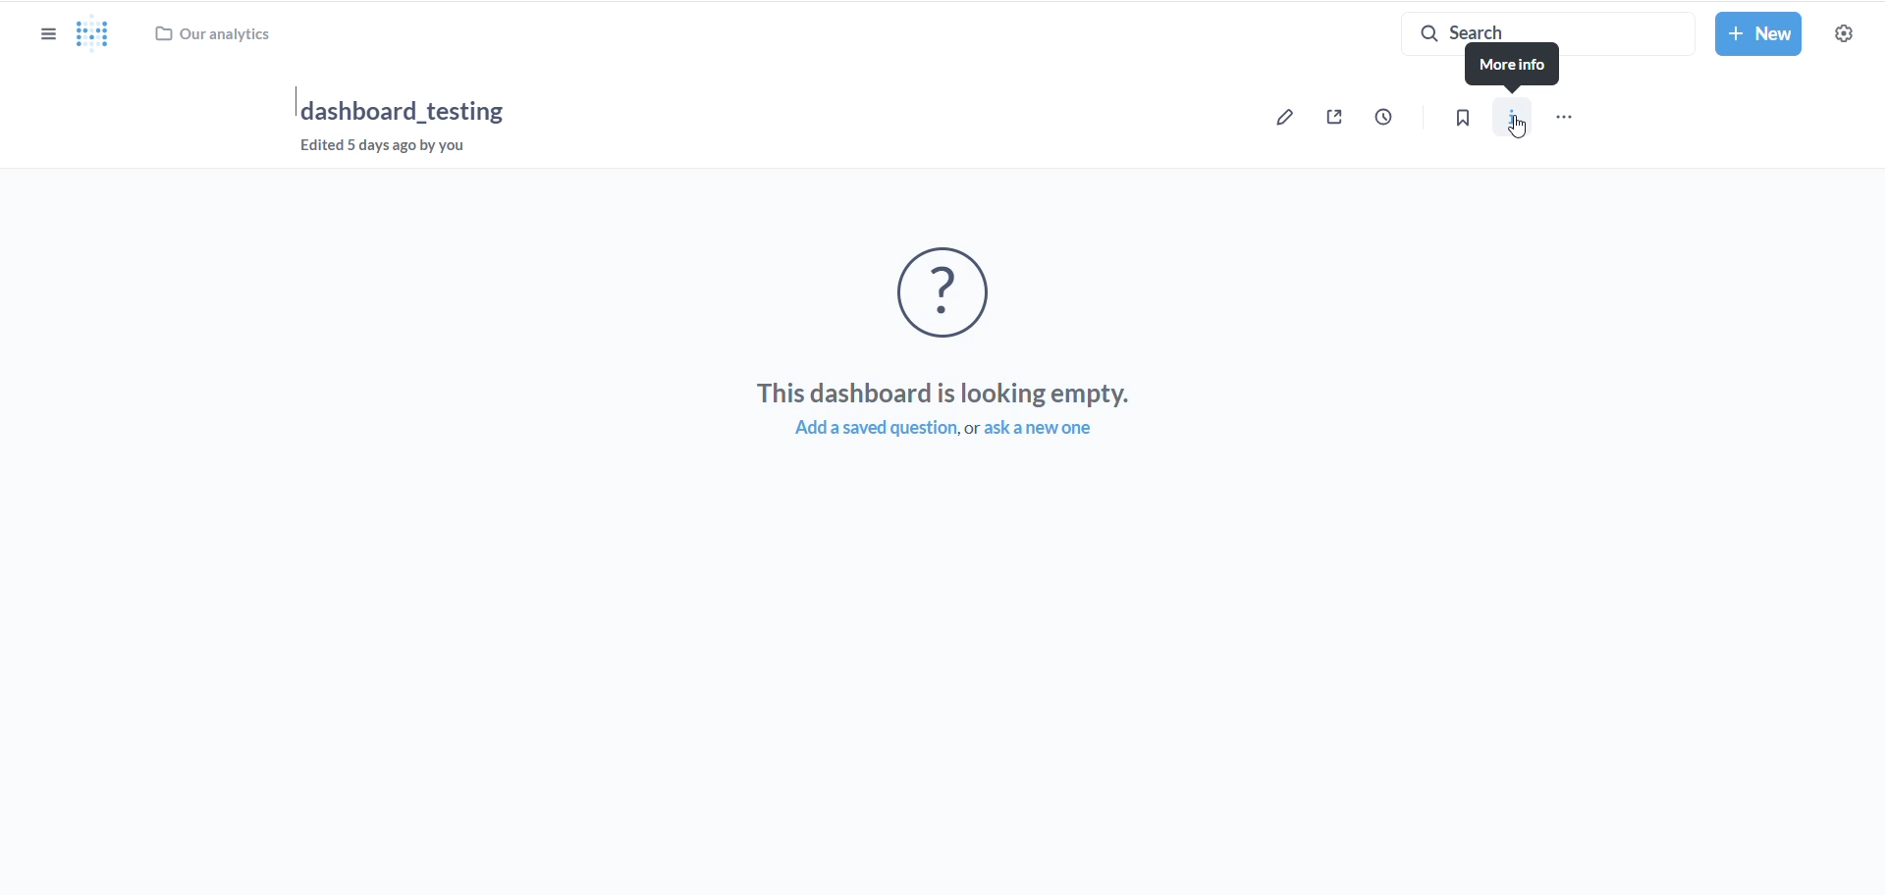 Image resolution: width=1885 pixels, height=895 pixels. Describe the element at coordinates (1469, 124) in the screenshot. I see `bookmark` at that location.